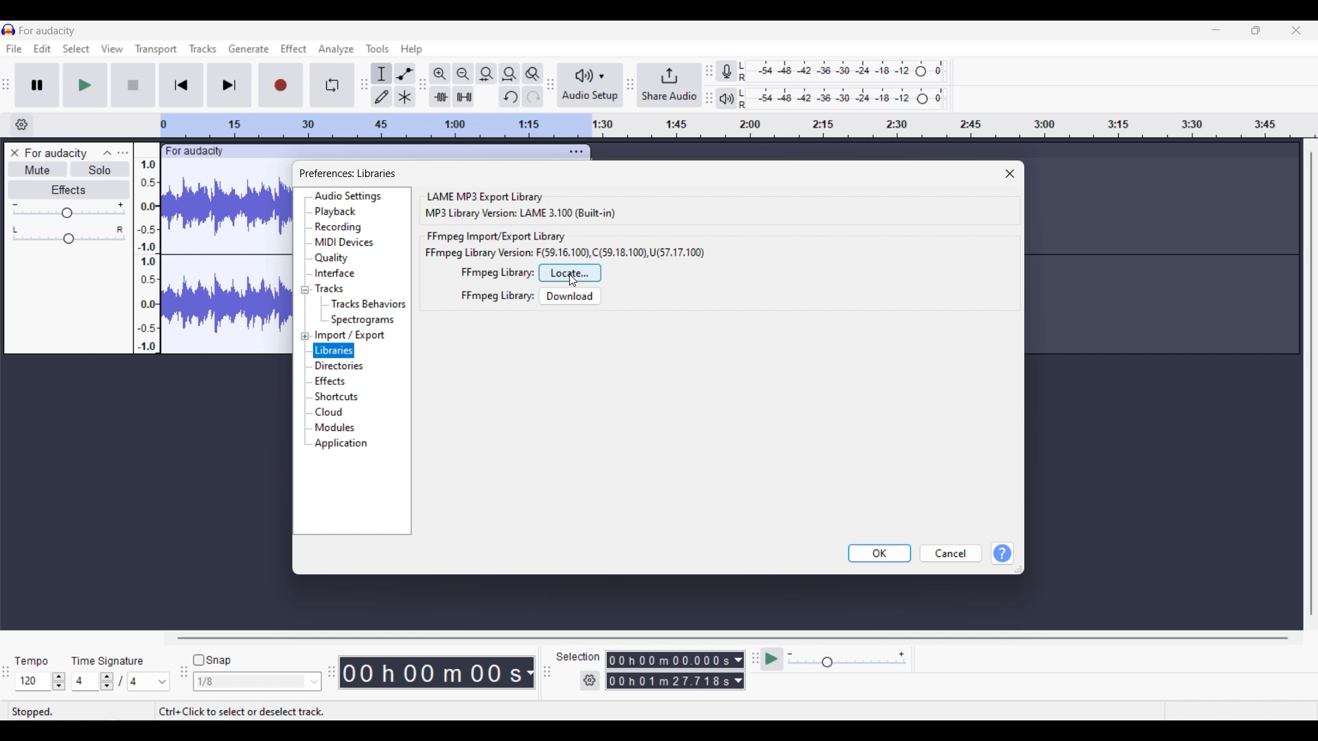 This screenshot has width=1318, height=741. Describe the element at coordinates (156, 49) in the screenshot. I see `Transport menu` at that location.